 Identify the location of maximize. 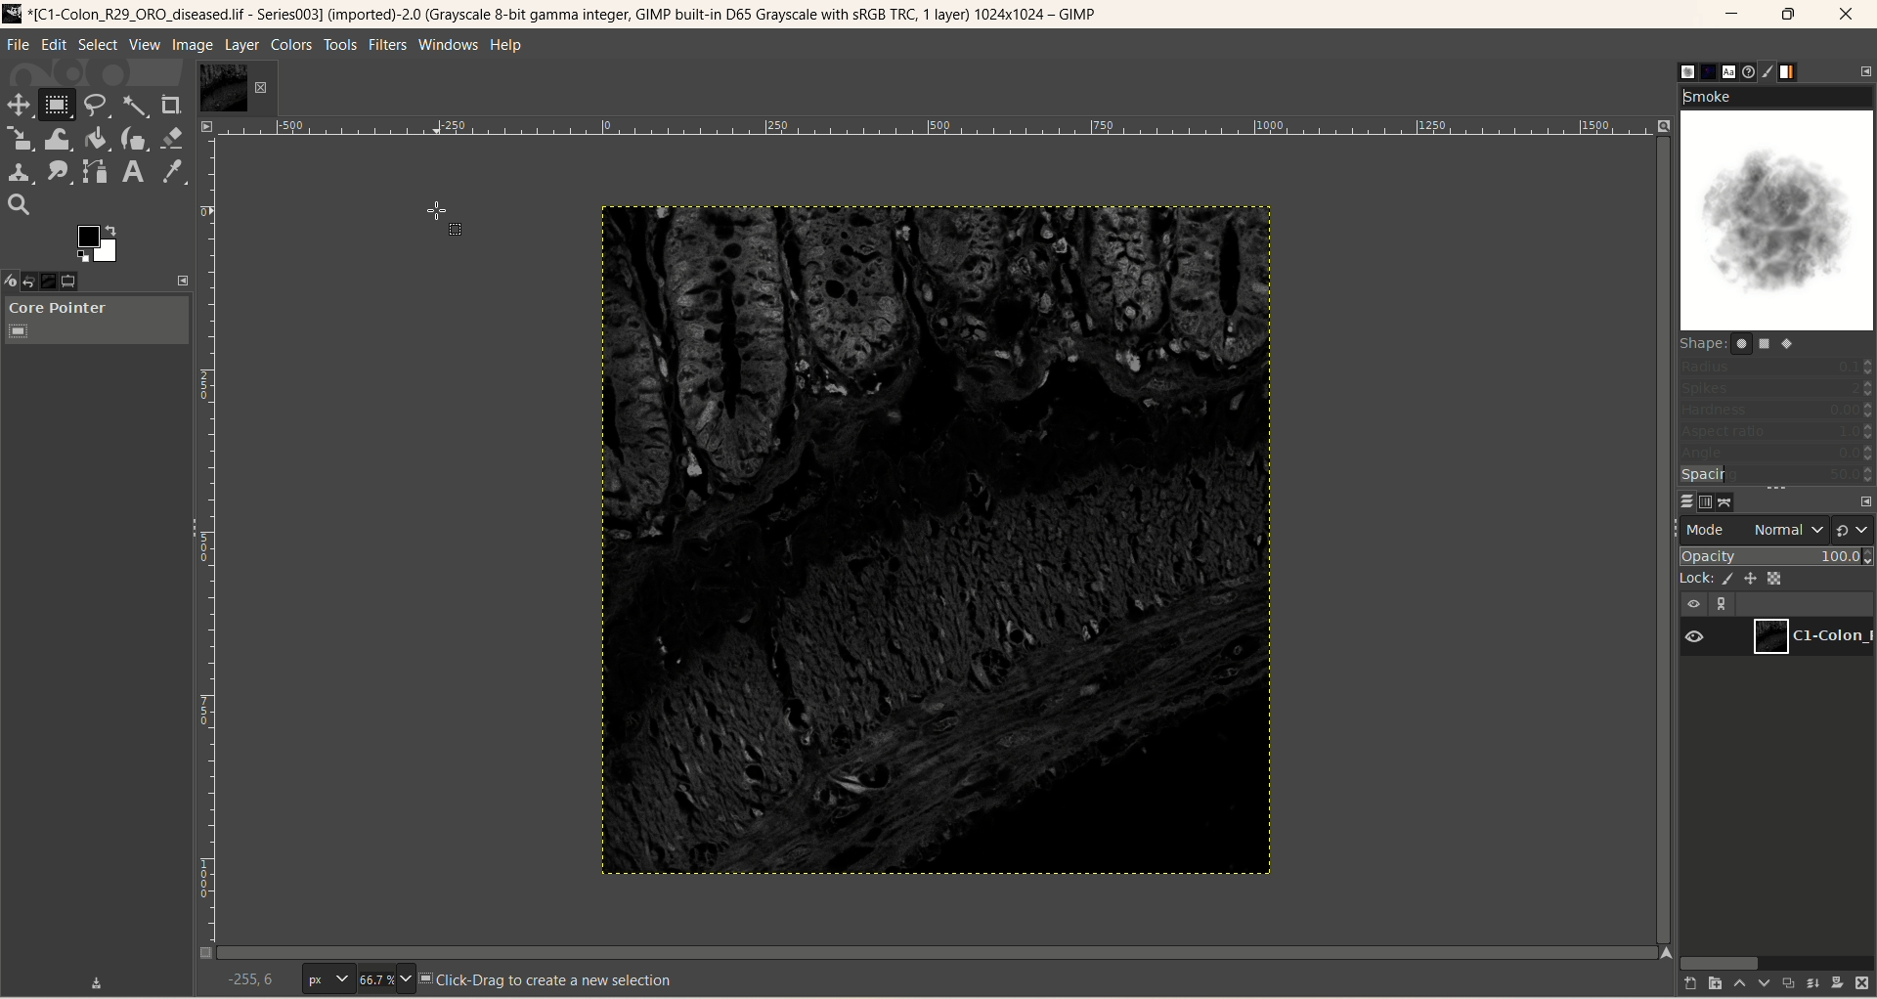
(1788, 15).